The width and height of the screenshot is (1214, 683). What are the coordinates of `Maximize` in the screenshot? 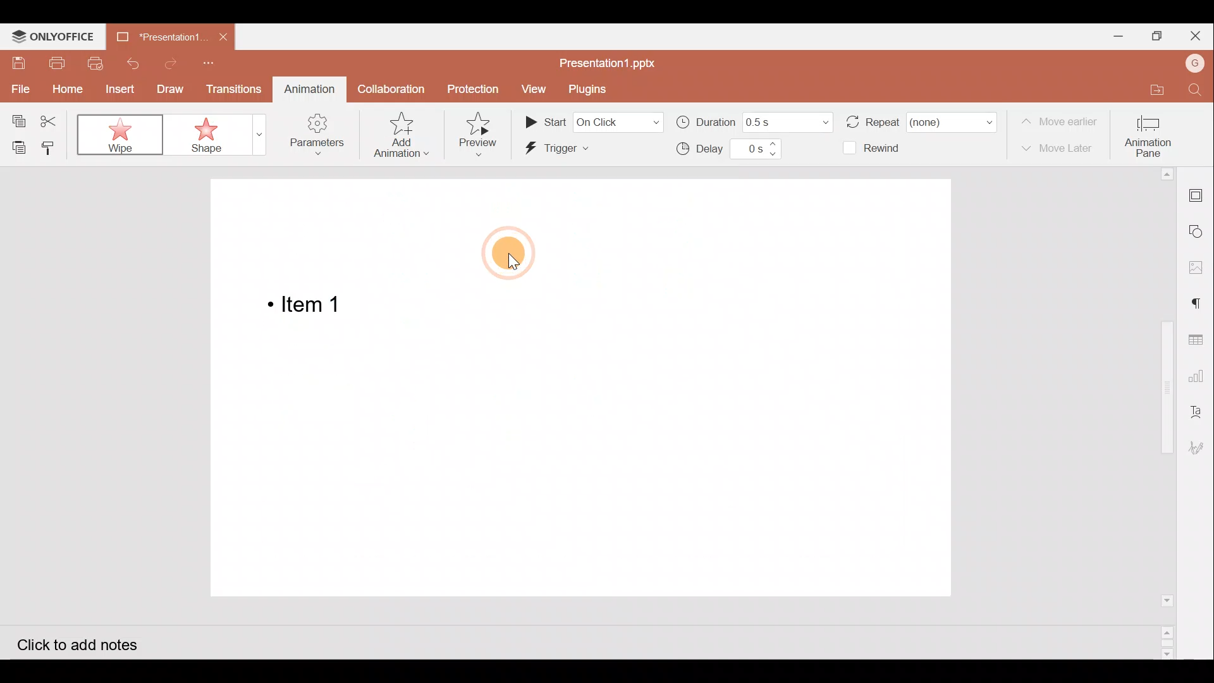 It's located at (1160, 37).